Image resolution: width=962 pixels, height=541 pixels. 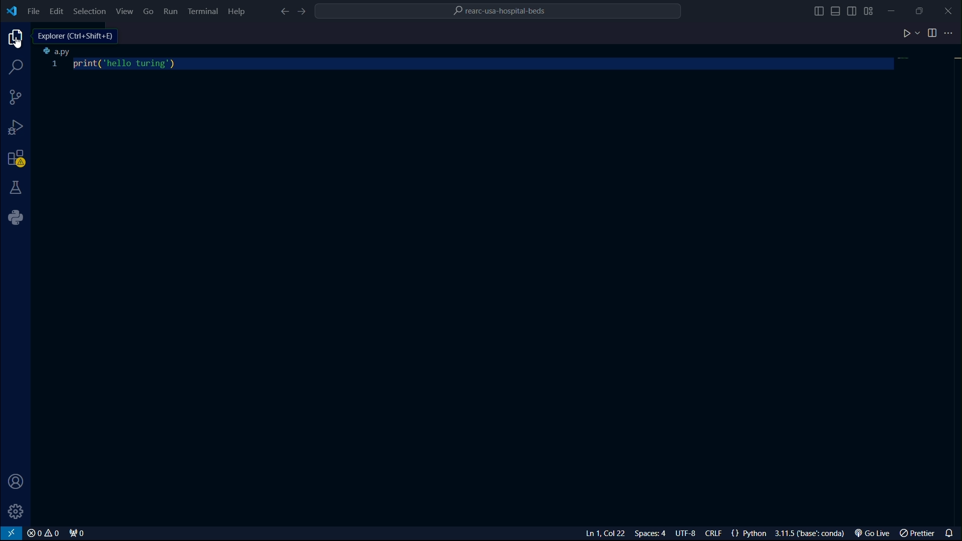 I want to click on notifications, so click(x=950, y=532).